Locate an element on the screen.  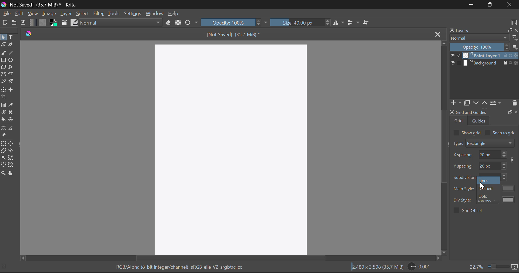
Assistant Tool is located at coordinates (4, 128).